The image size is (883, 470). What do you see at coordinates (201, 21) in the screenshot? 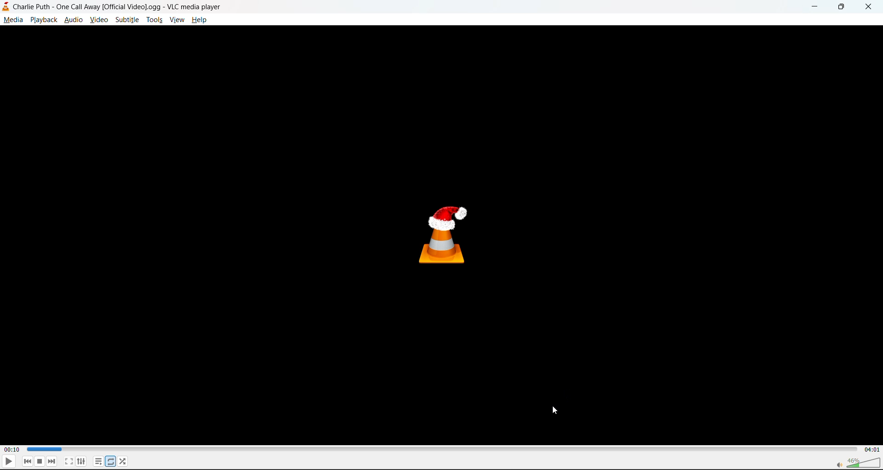
I see `help` at bounding box center [201, 21].